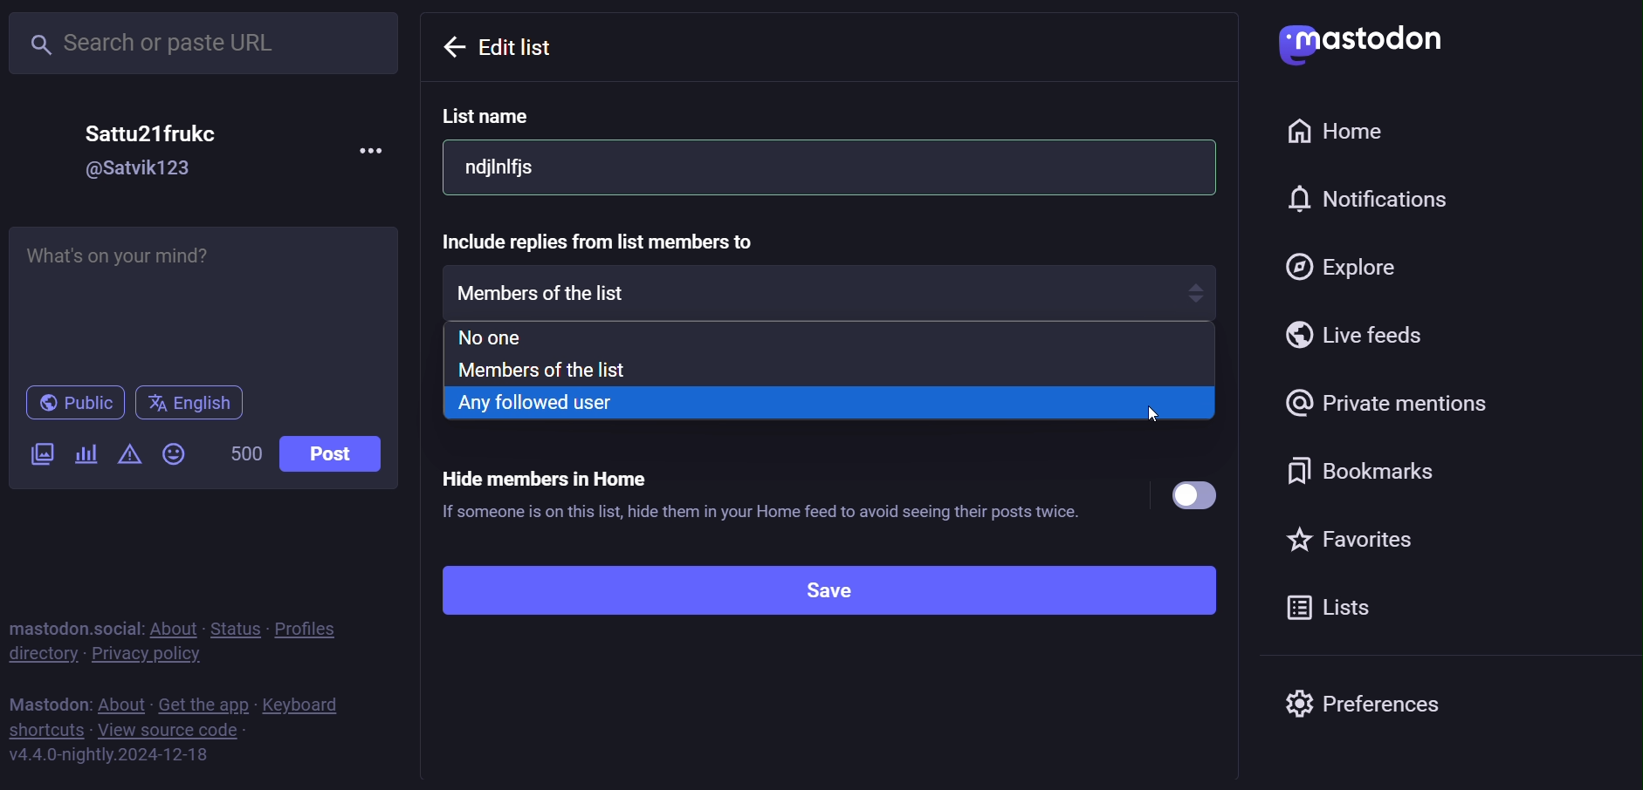  Describe the element at coordinates (368, 151) in the screenshot. I see `more` at that location.